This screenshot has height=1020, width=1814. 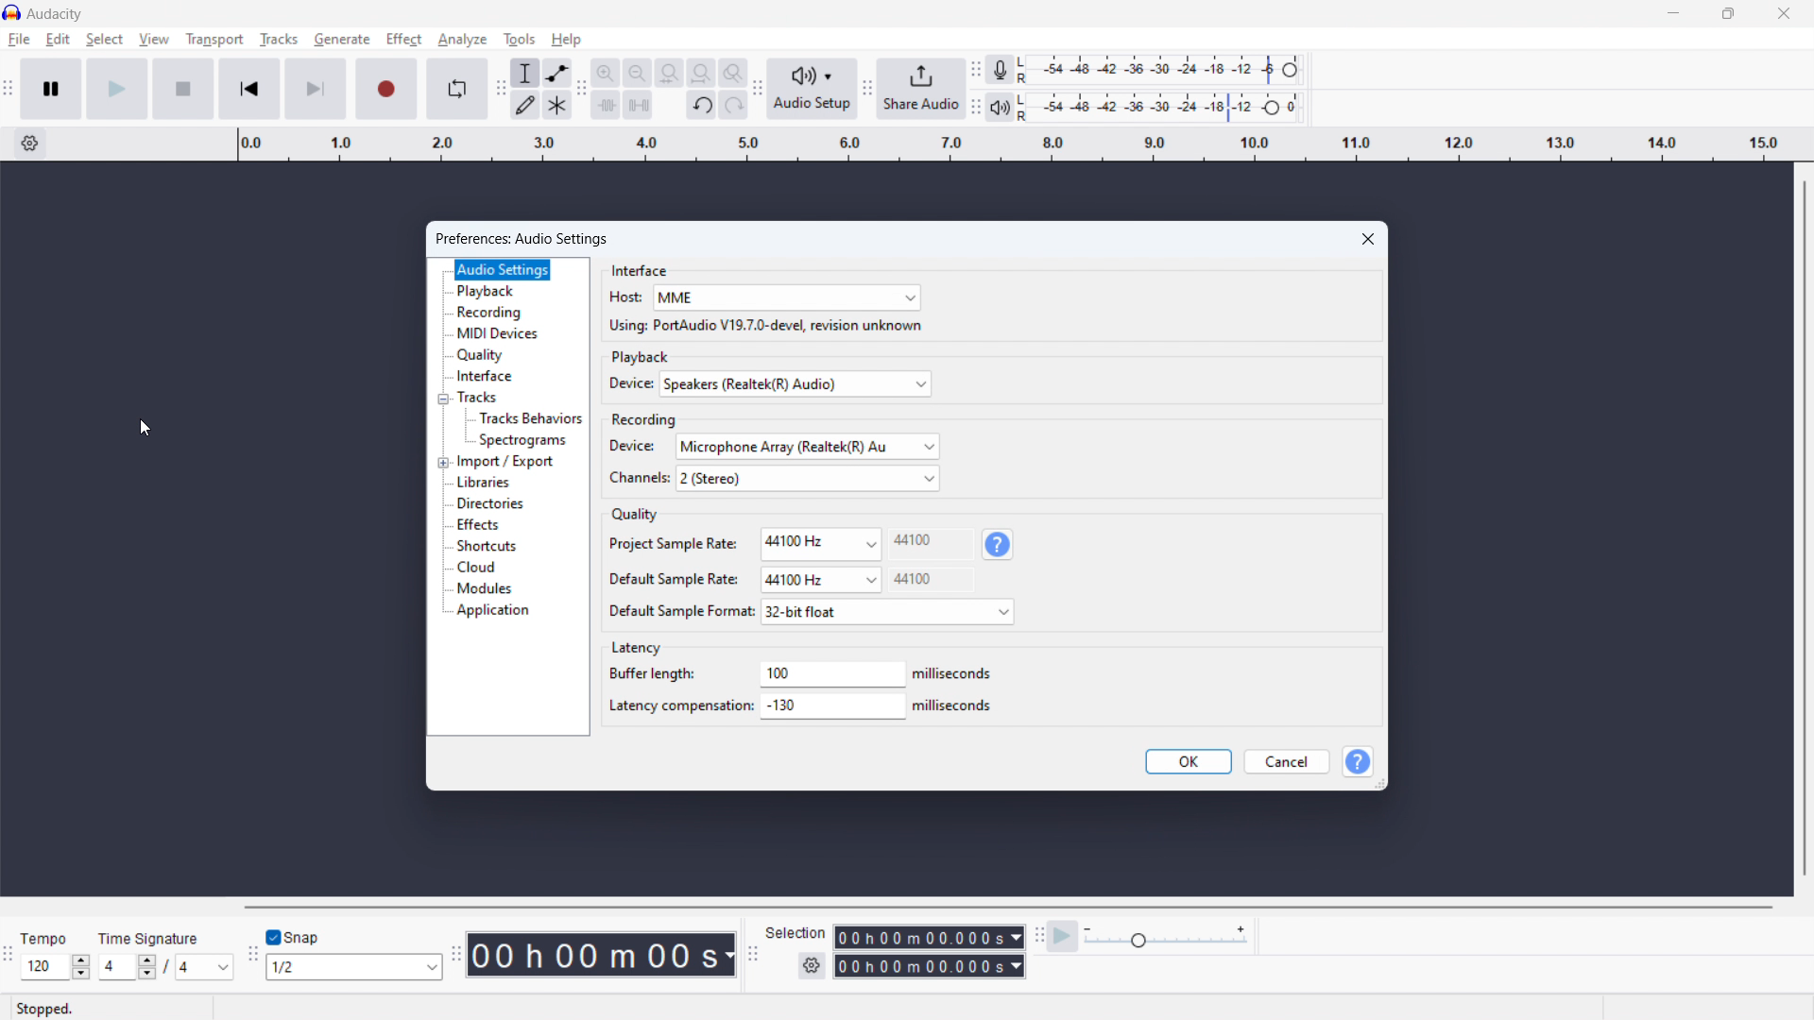 I want to click on playback speed, so click(x=1166, y=935).